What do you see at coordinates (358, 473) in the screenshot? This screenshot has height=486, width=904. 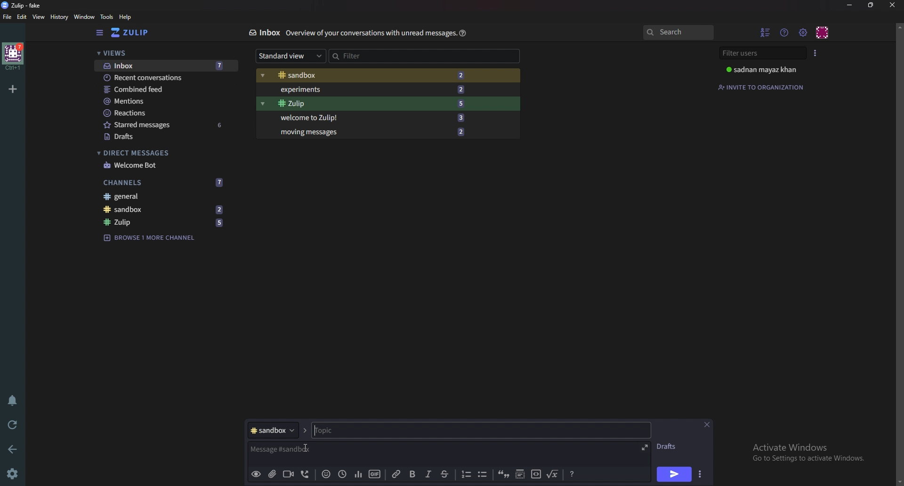 I see `poll` at bounding box center [358, 473].